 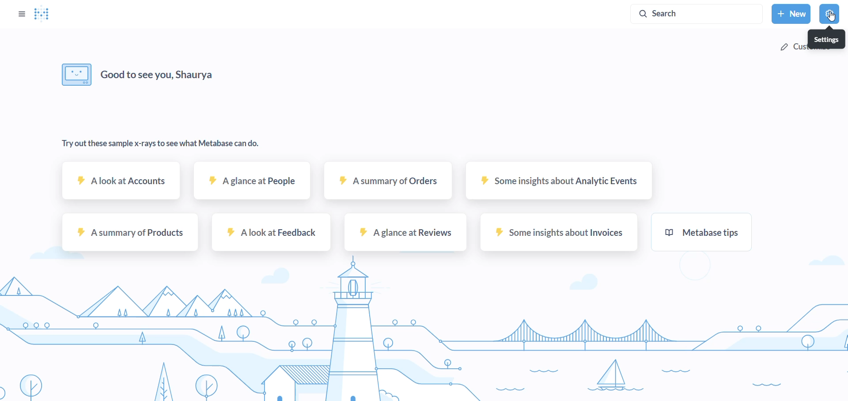 What do you see at coordinates (407, 235) in the screenshot?
I see `A glance at reviews sample` at bounding box center [407, 235].